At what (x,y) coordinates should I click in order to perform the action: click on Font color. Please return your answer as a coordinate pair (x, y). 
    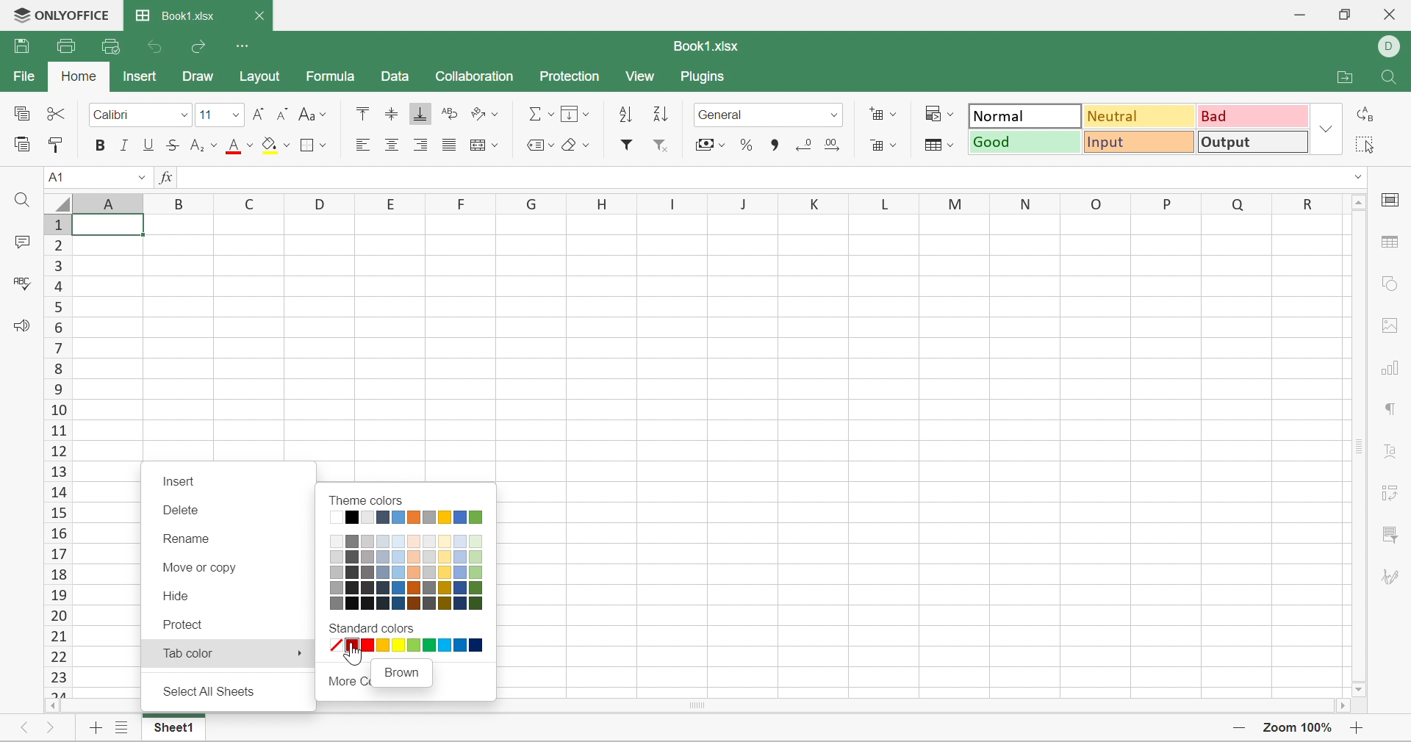
    Looking at the image, I should click on (240, 145).